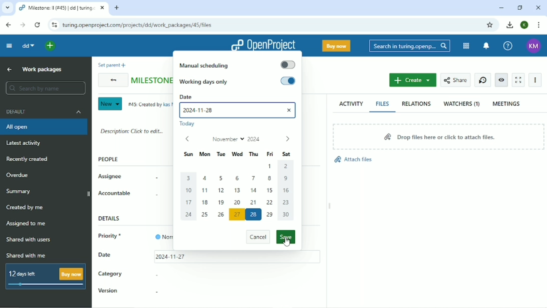 This screenshot has height=308, width=547. I want to click on Unwatch work package, so click(501, 80).